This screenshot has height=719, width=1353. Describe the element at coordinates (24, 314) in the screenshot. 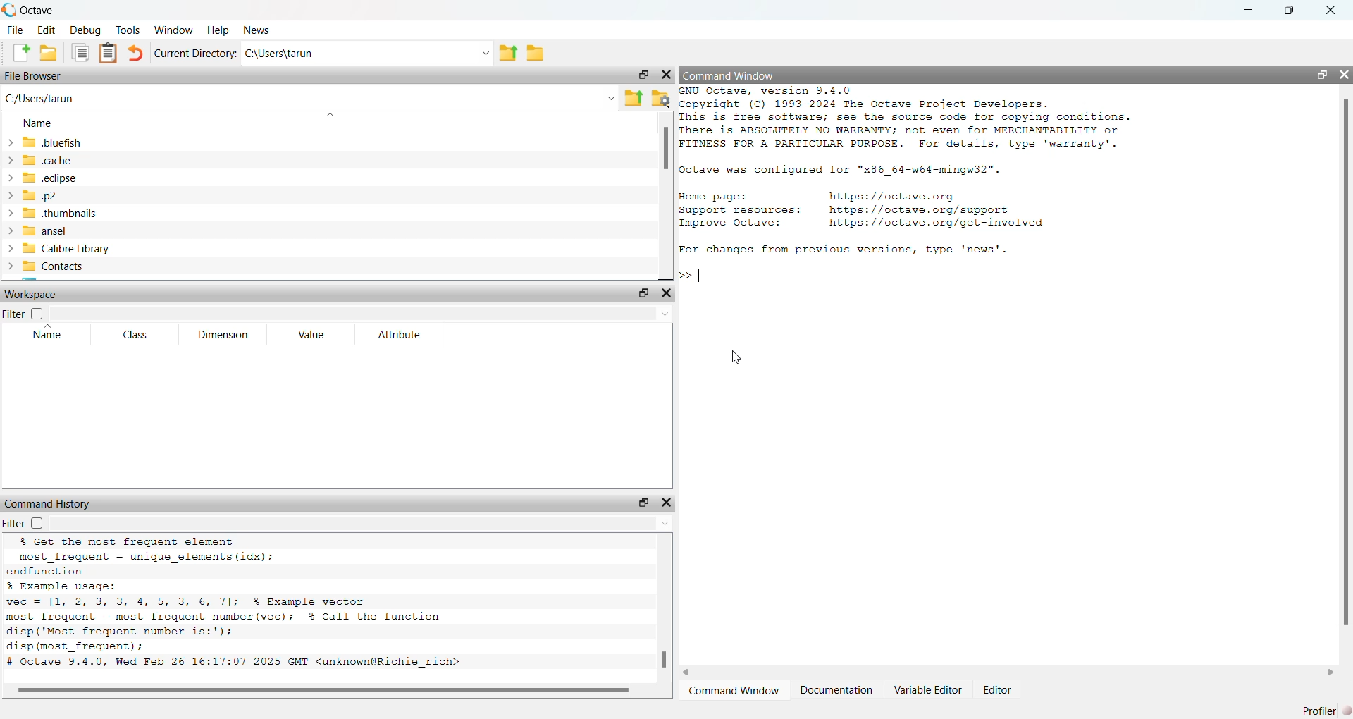

I see `Filter` at that location.